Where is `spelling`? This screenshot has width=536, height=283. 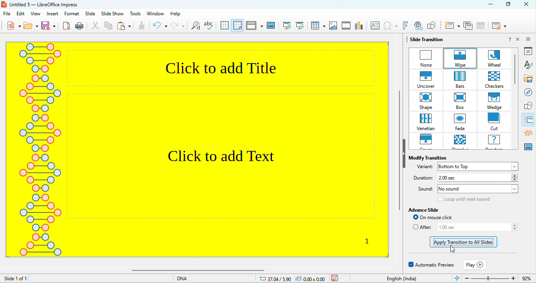 spelling is located at coordinates (210, 27).